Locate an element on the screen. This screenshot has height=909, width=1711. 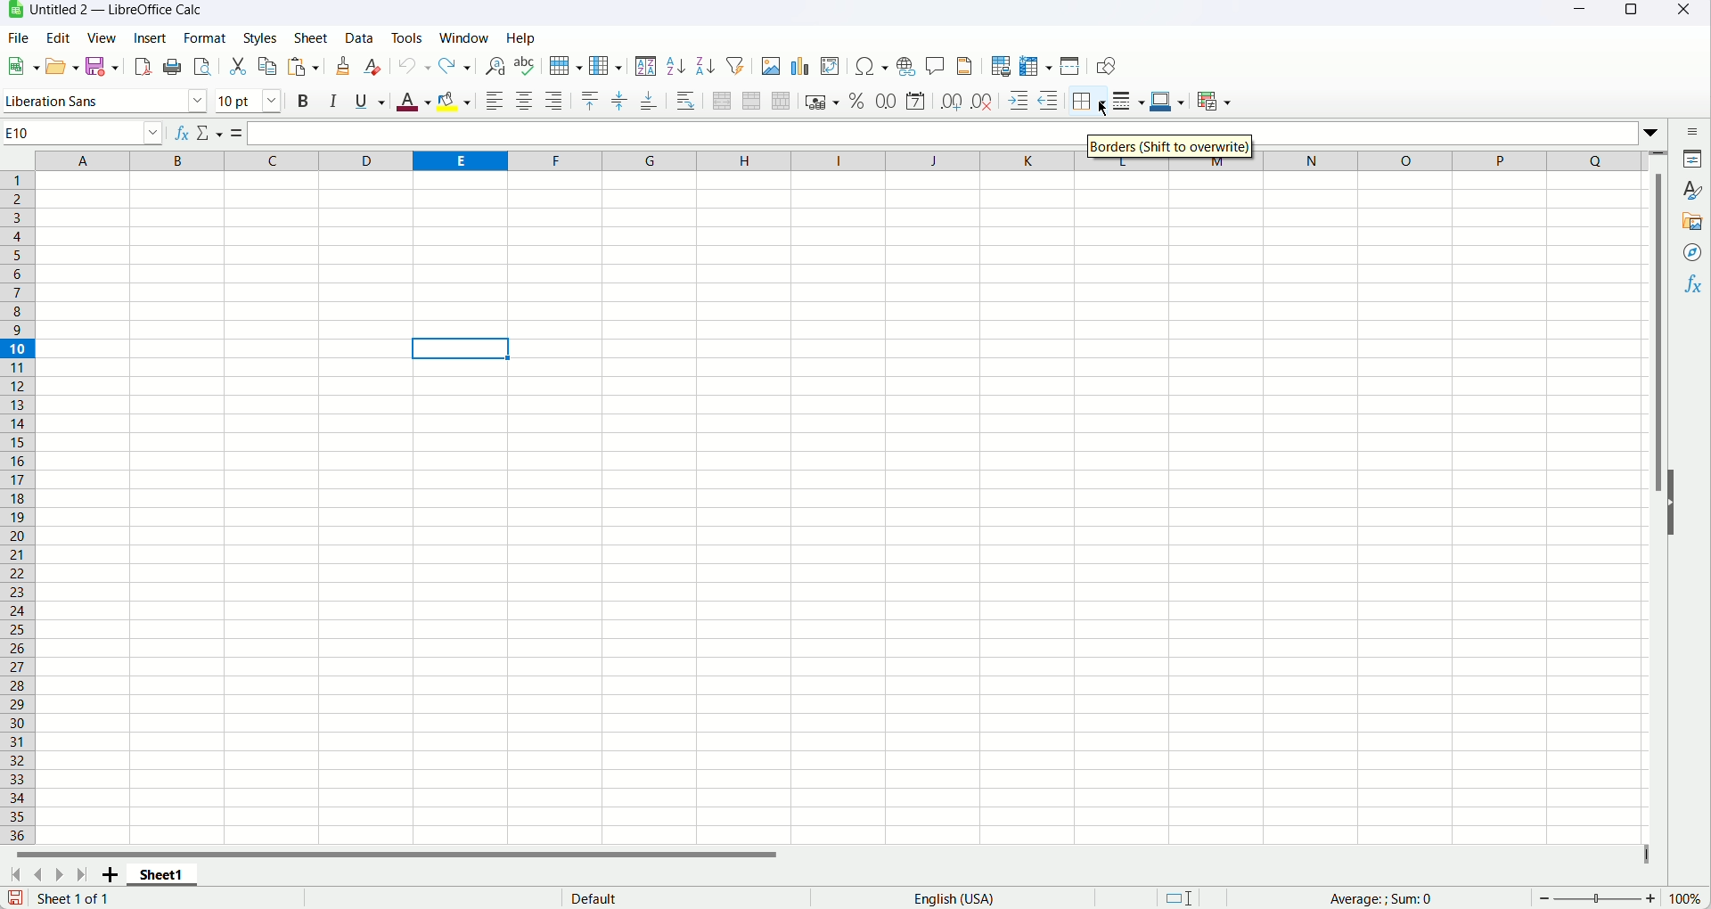
Insert is located at coordinates (151, 37).